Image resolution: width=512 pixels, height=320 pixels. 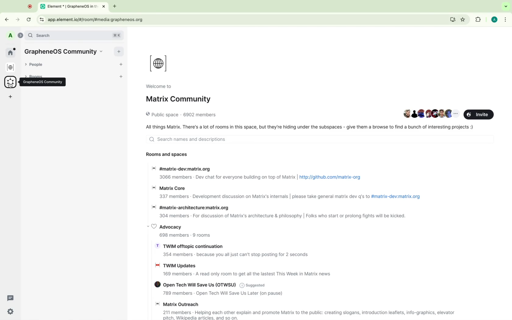 What do you see at coordinates (192, 207) in the screenshot?
I see `#matrix-architecture:matrix.org` at bounding box center [192, 207].